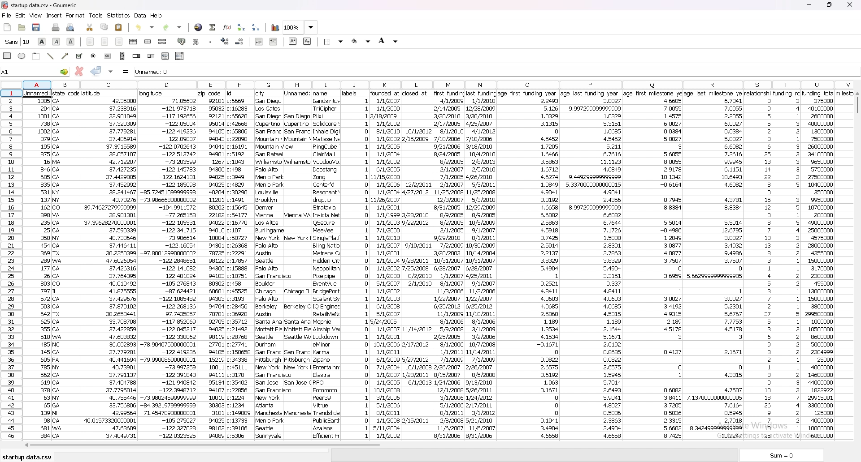 The image size is (861, 462). I want to click on statistics, so click(119, 15).